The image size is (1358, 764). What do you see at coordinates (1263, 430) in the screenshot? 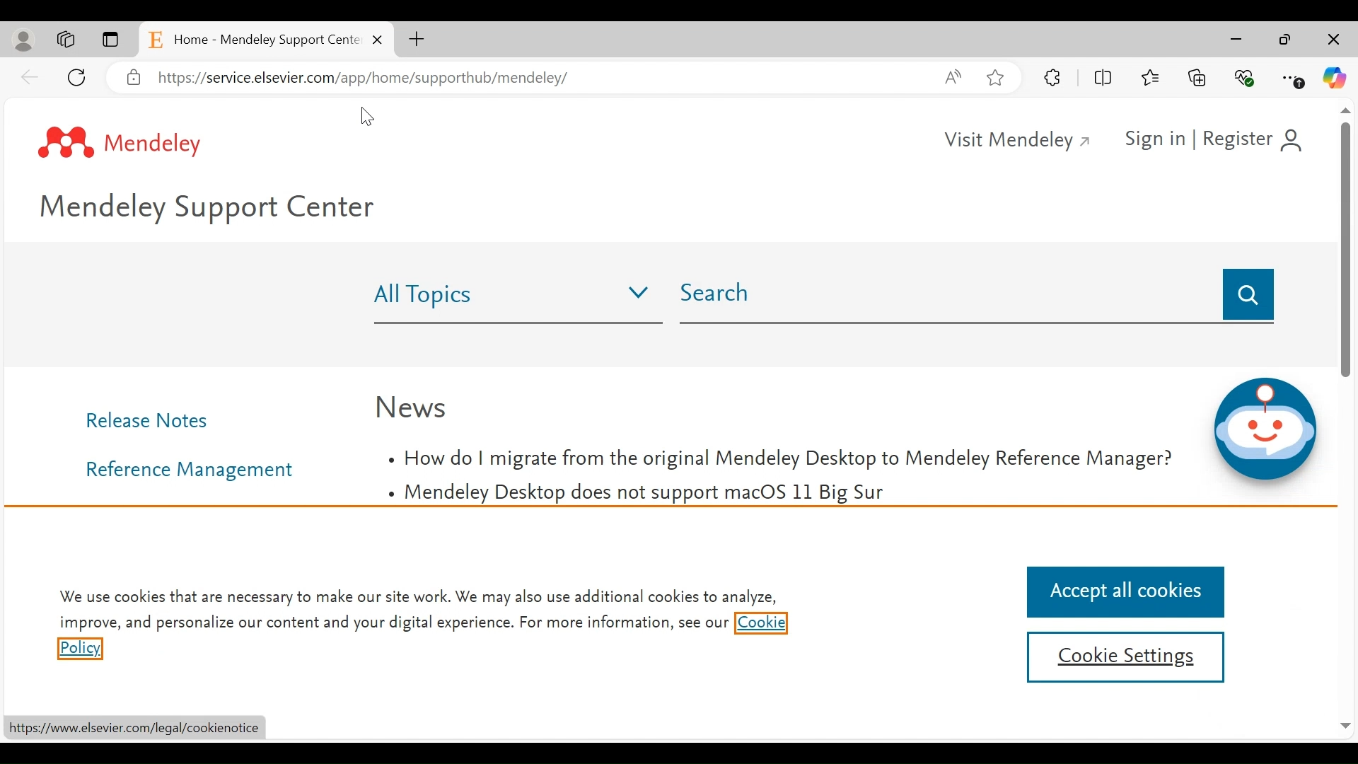
I see `Robot` at bounding box center [1263, 430].